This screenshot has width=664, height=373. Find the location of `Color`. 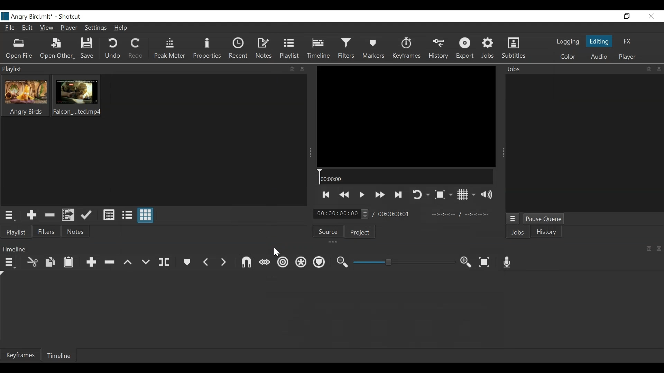

Color is located at coordinates (568, 57).